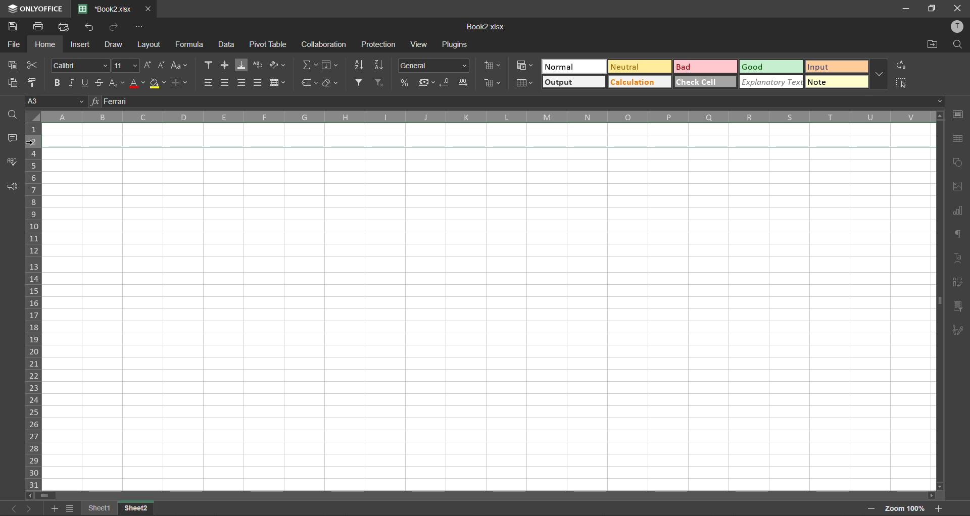  Describe the element at coordinates (901, 82) in the screenshot. I see `select all` at that location.